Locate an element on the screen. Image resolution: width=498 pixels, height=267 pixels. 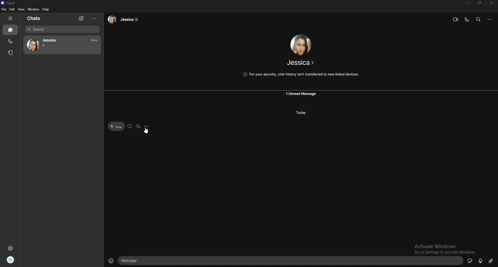
close is located at coordinates (492, 3).